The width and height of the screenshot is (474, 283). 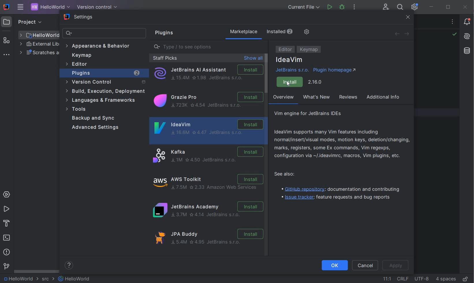 I want to click on database, so click(x=466, y=52).